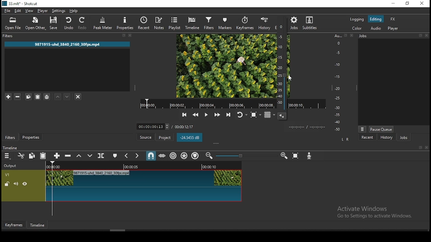  I want to click on logging, so click(358, 19).